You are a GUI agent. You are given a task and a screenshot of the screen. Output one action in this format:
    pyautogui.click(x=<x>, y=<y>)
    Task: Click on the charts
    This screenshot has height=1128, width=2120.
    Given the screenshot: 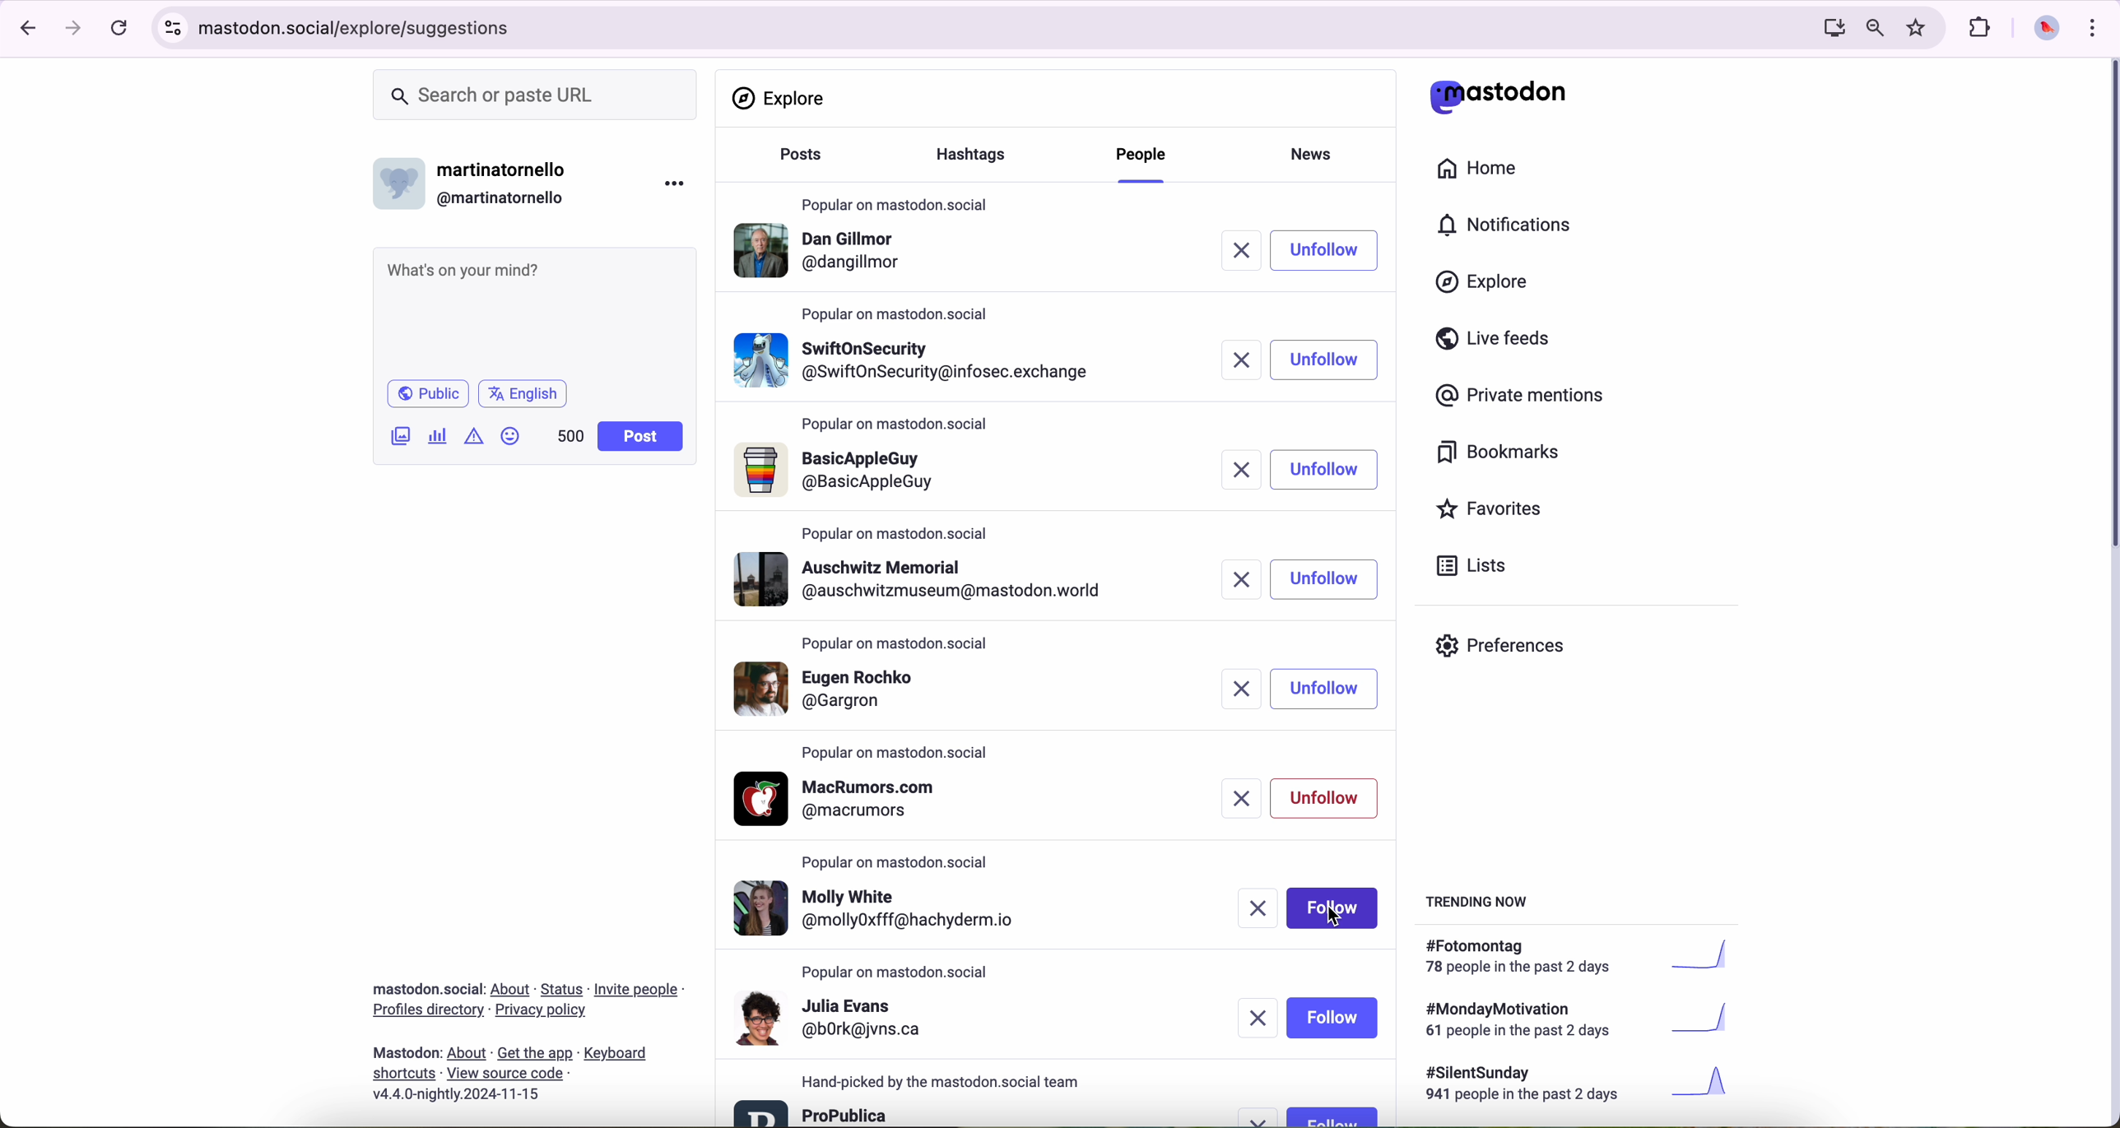 What is the action you would take?
    pyautogui.click(x=441, y=436)
    